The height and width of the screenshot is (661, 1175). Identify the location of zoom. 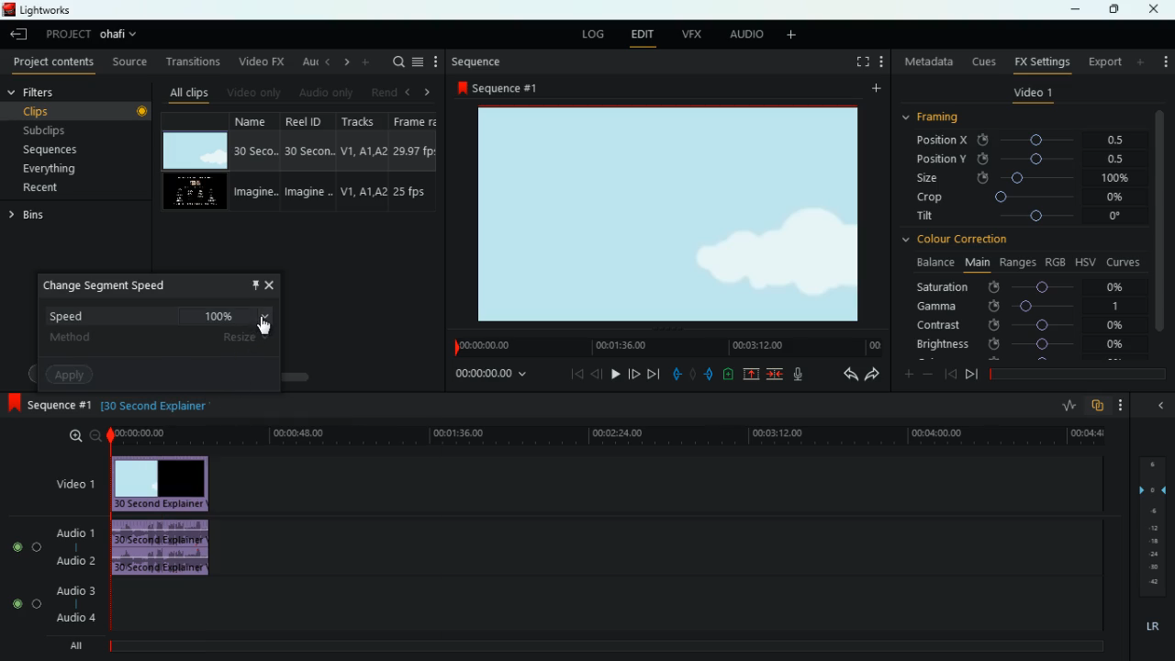
(84, 436).